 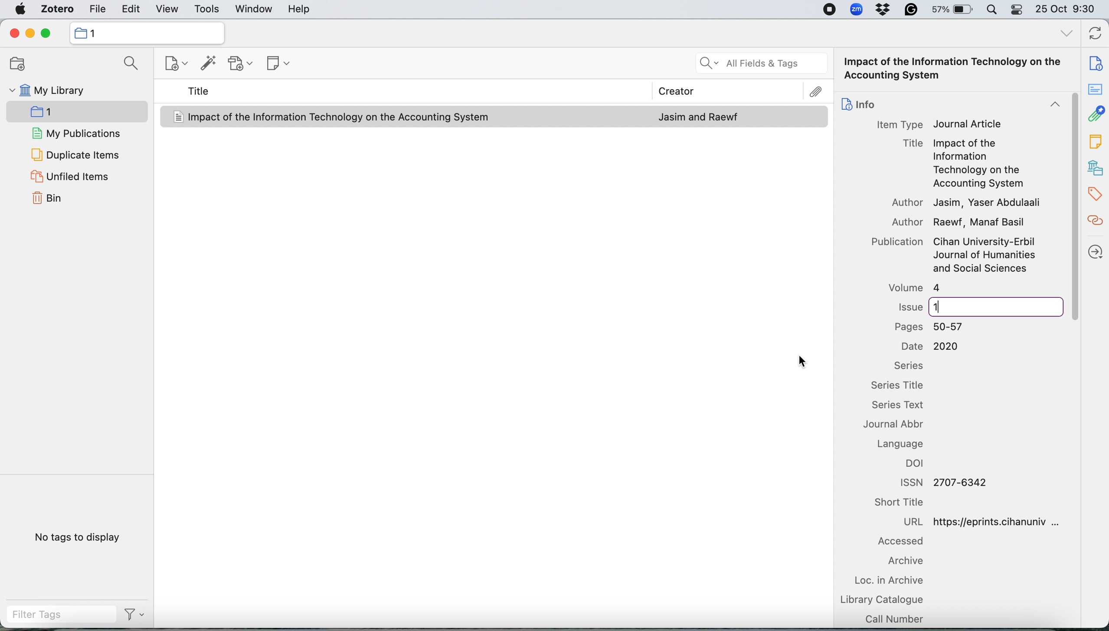 I want to click on my publications, so click(x=74, y=133).